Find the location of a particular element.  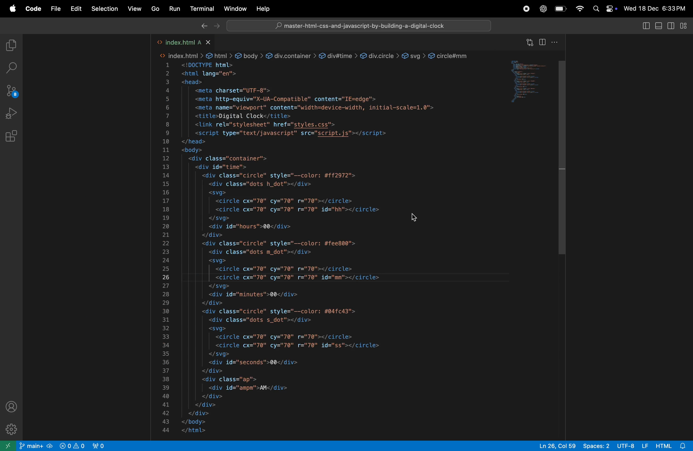

Search bar is located at coordinates (360, 25).